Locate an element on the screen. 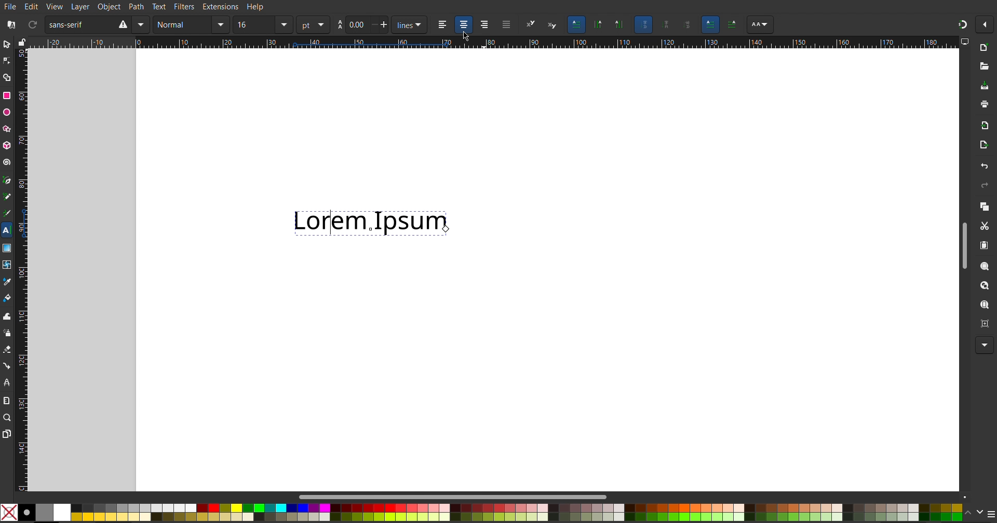 This screenshot has width=997, height=523. Undo is located at coordinates (986, 166).